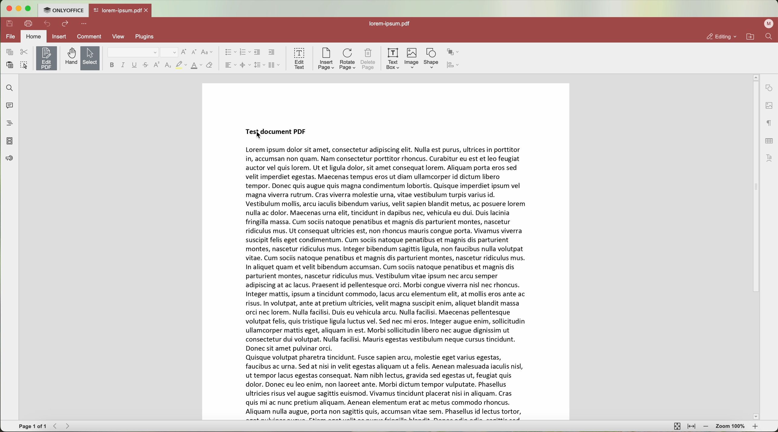 The height and width of the screenshot is (432, 778). Describe the element at coordinates (90, 58) in the screenshot. I see `select` at that location.